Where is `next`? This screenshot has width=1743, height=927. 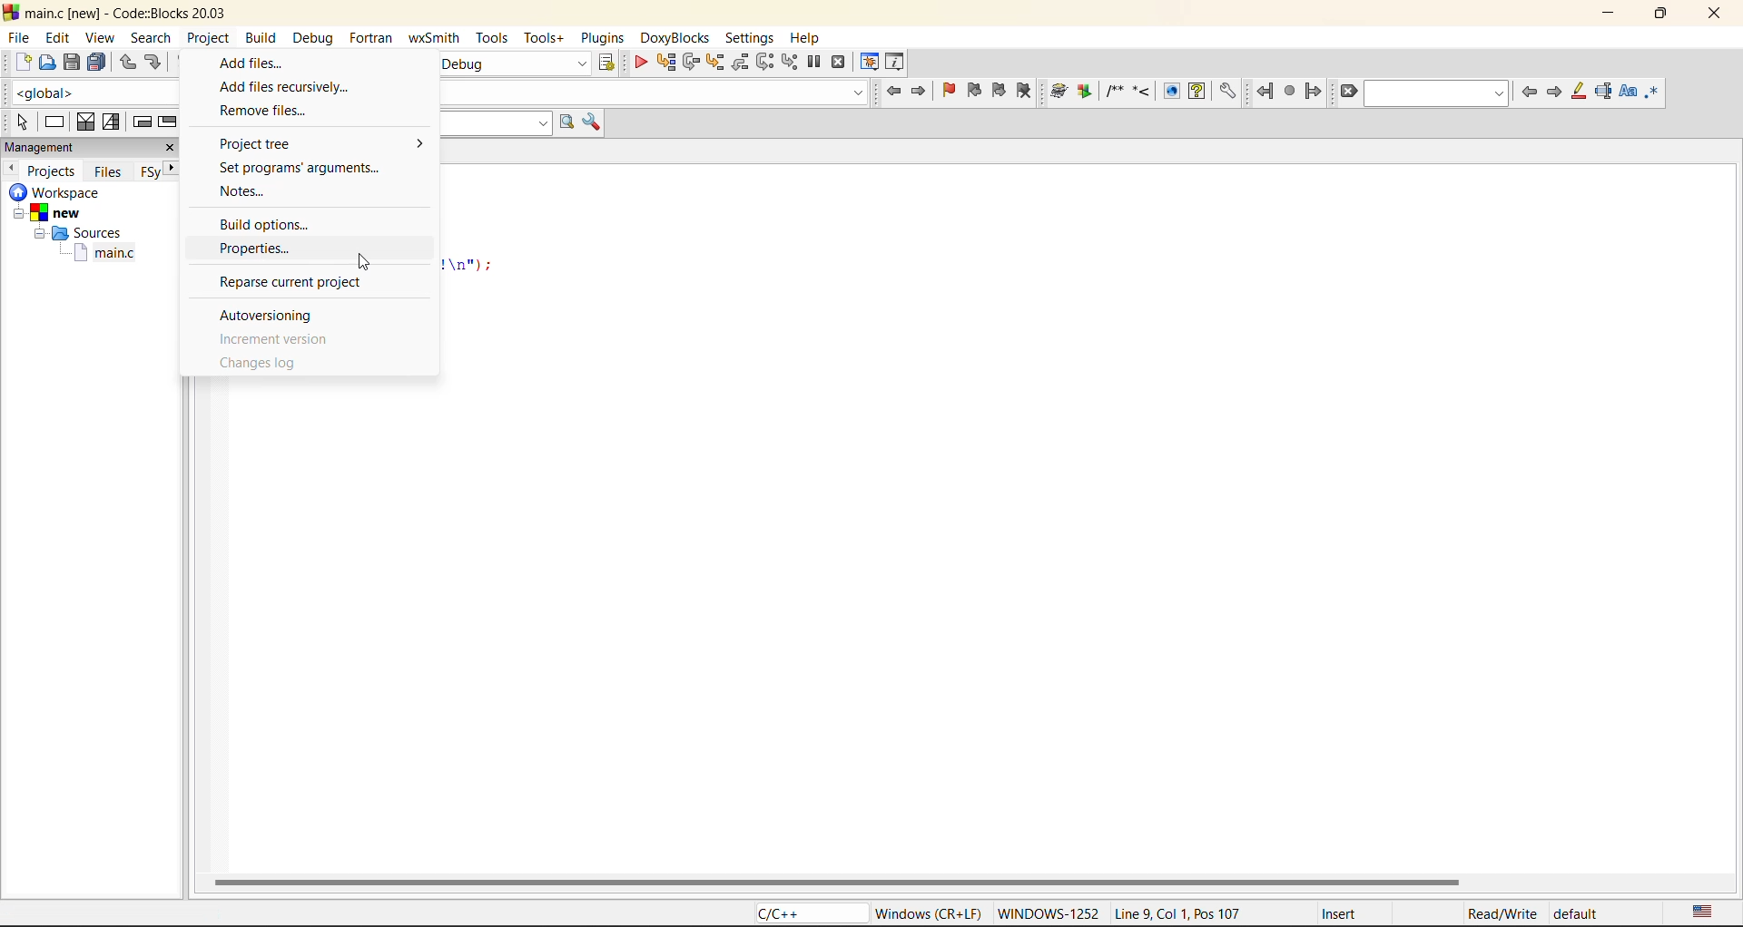
next is located at coordinates (1553, 94).